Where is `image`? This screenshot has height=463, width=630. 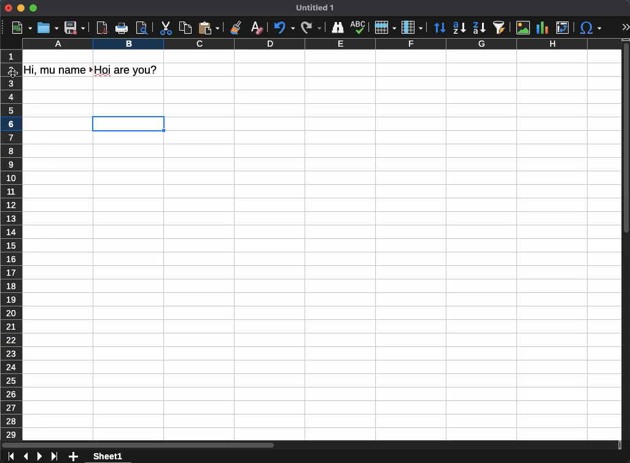 image is located at coordinates (525, 28).